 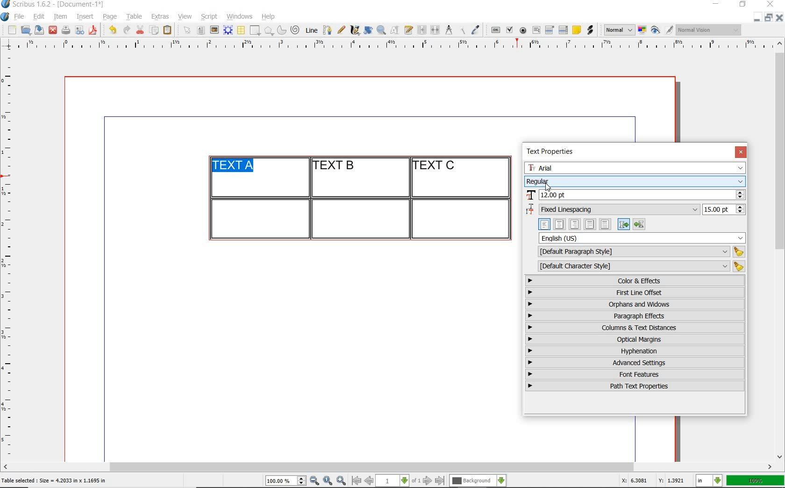 I want to click on first line offset, so click(x=635, y=293).